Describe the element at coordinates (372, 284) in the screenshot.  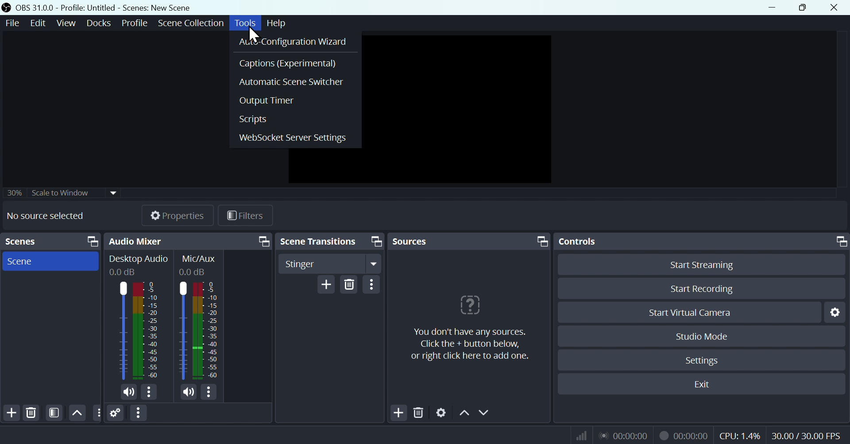
I see `Option` at that location.